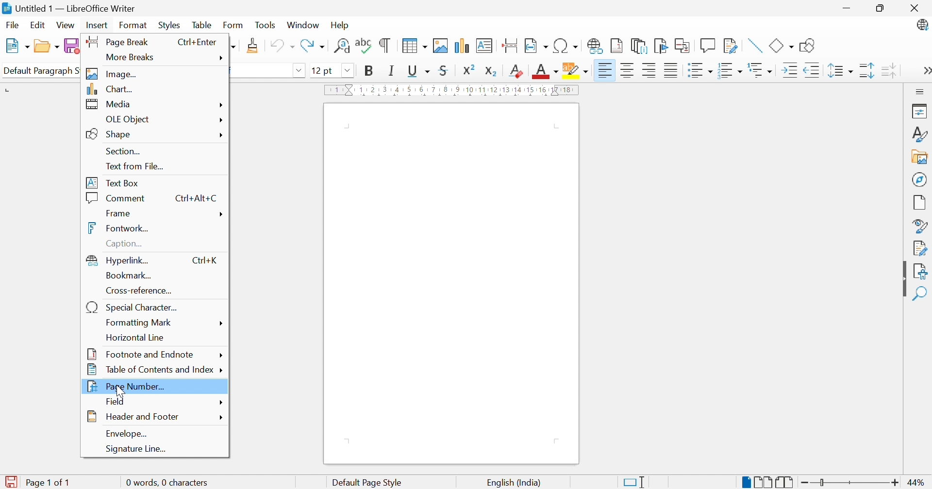  I want to click on Caption..., so click(128, 244).